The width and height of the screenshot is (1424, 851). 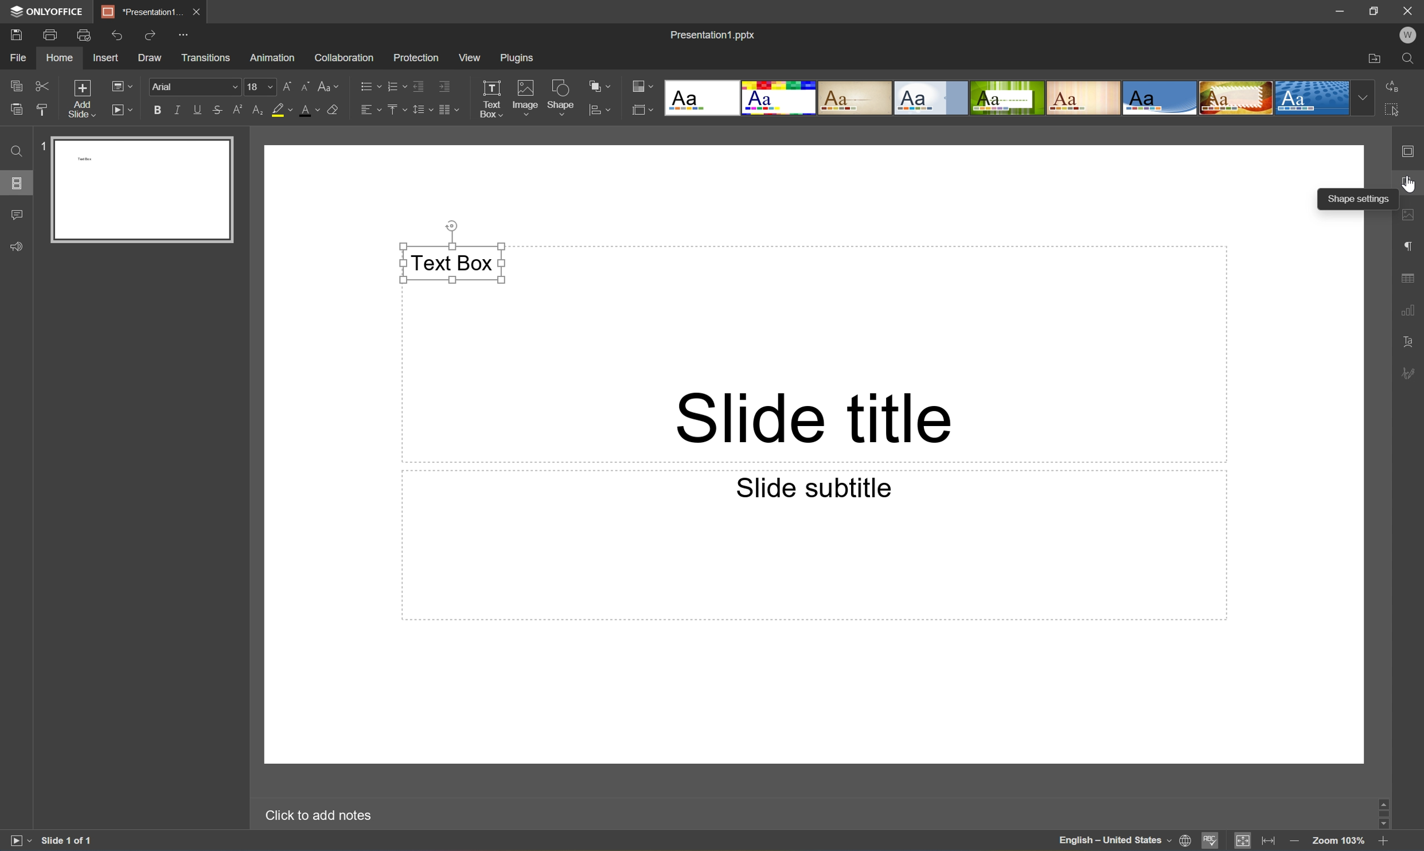 I want to click on Replace, so click(x=1393, y=85).